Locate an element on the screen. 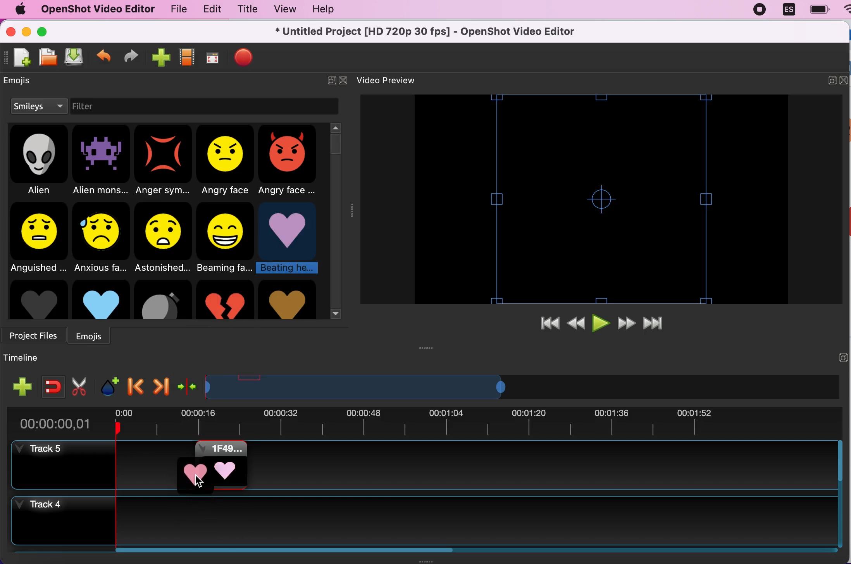  beating heart is located at coordinates (290, 239).